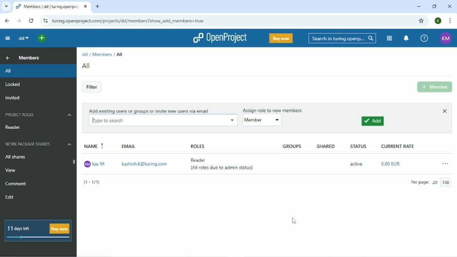  What do you see at coordinates (38, 71) in the screenshot?
I see `All` at bounding box center [38, 71].